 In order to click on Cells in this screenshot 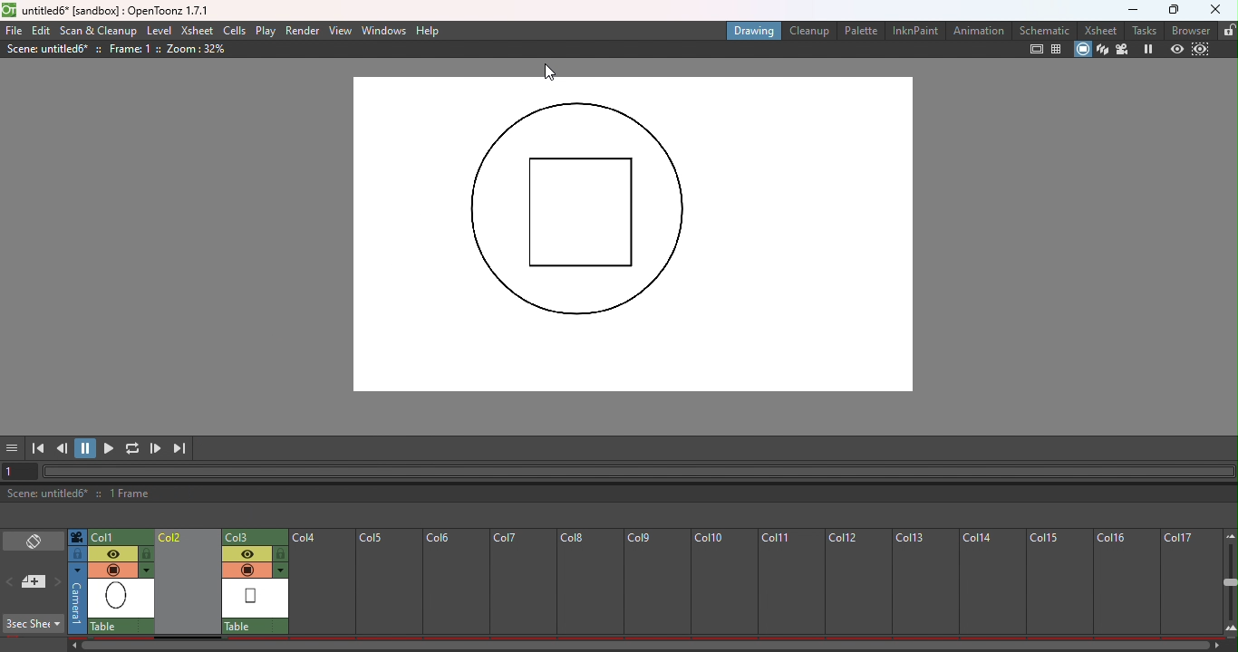, I will do `click(235, 31)`.